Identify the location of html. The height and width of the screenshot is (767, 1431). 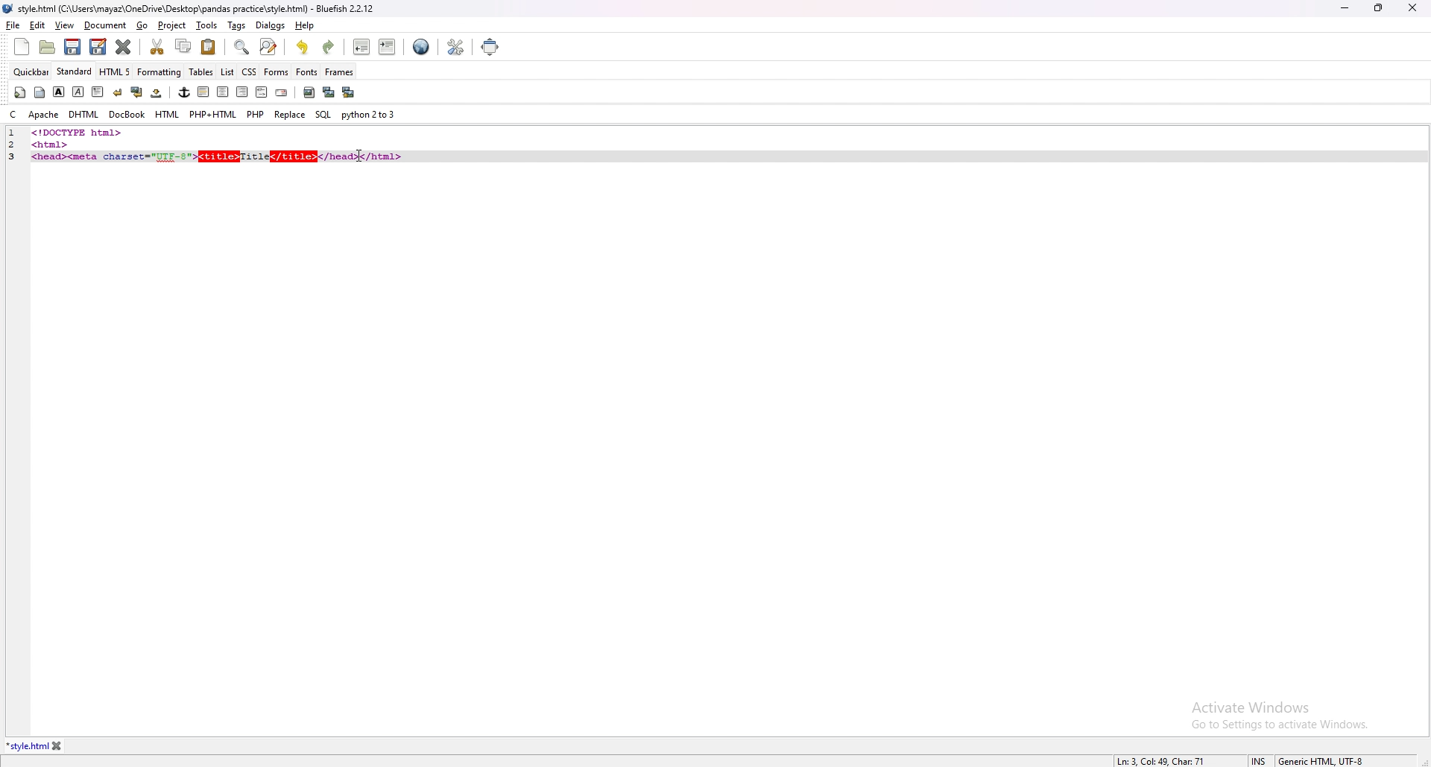
(168, 115).